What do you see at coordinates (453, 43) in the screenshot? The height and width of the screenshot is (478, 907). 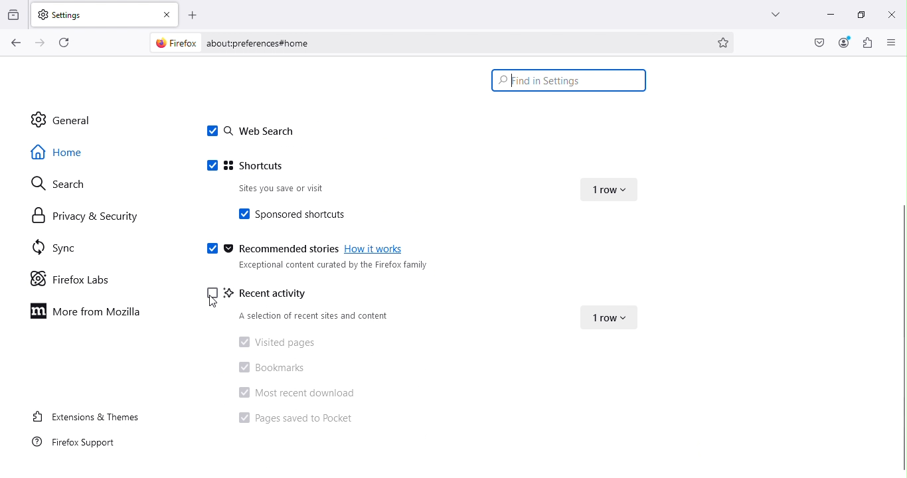 I see `Search bar` at bounding box center [453, 43].